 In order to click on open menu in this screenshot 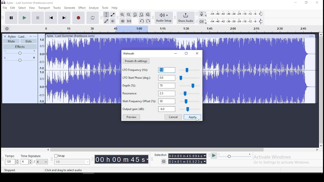, I will do `click(35, 36)`.